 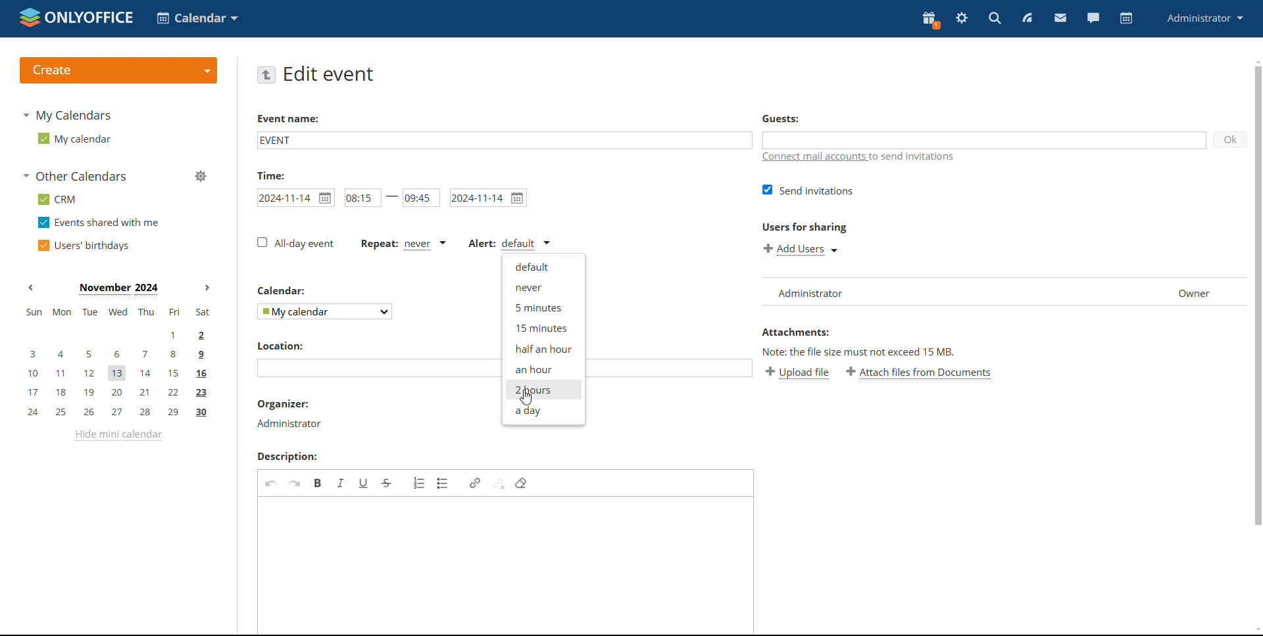 What do you see at coordinates (997, 19) in the screenshot?
I see `search` at bounding box center [997, 19].